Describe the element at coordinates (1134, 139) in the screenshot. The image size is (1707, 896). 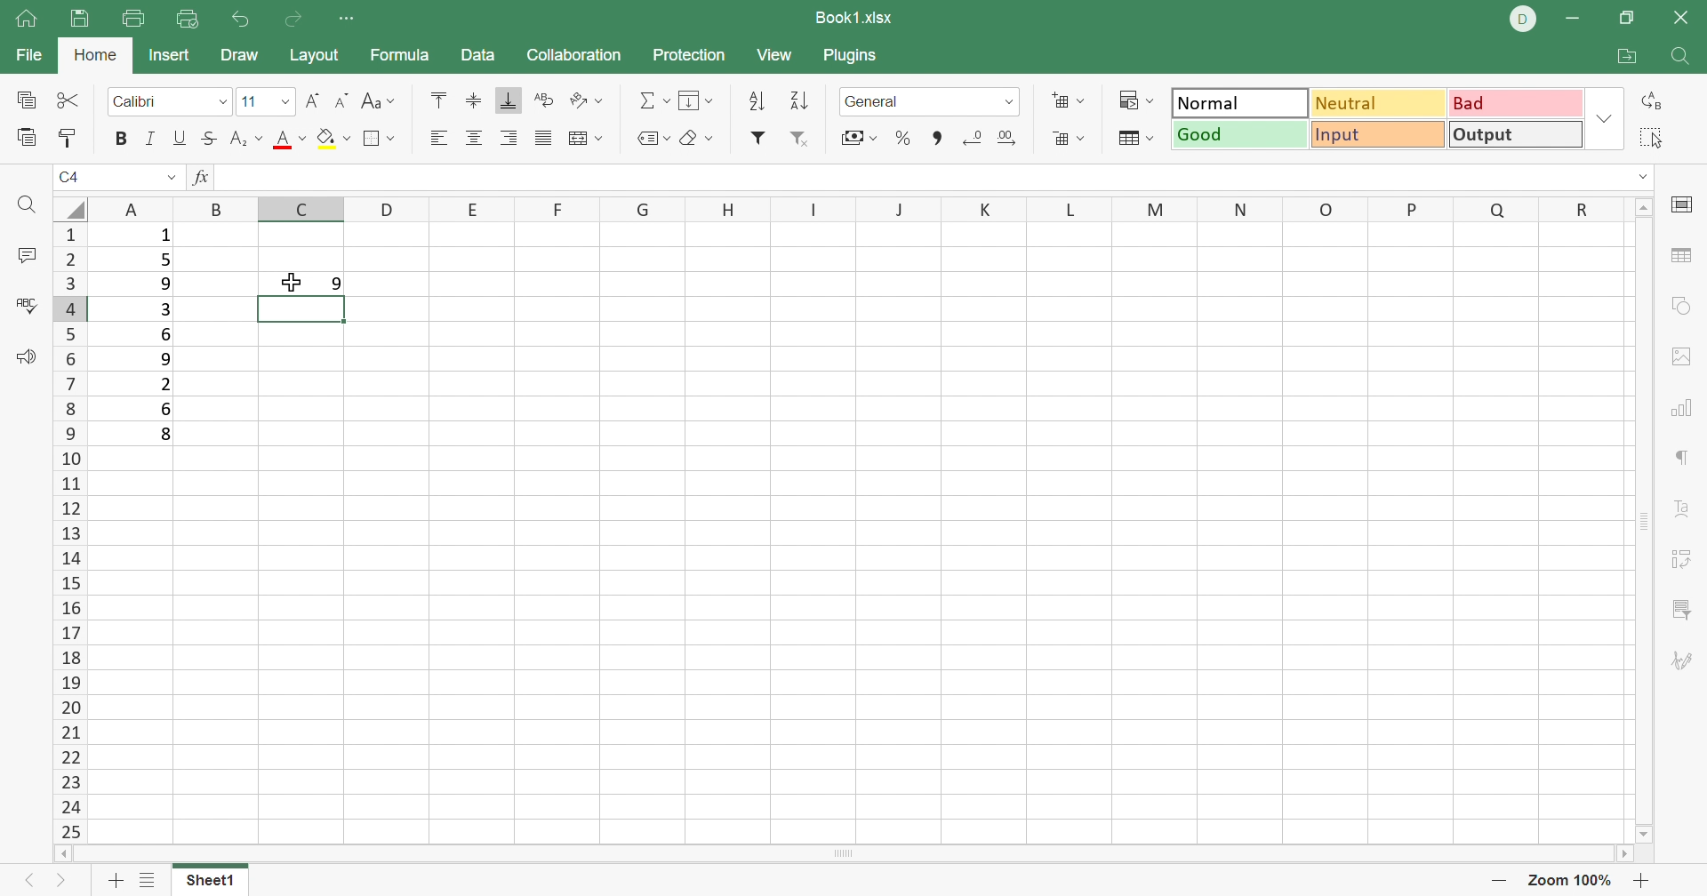
I see `Format table as template` at that location.